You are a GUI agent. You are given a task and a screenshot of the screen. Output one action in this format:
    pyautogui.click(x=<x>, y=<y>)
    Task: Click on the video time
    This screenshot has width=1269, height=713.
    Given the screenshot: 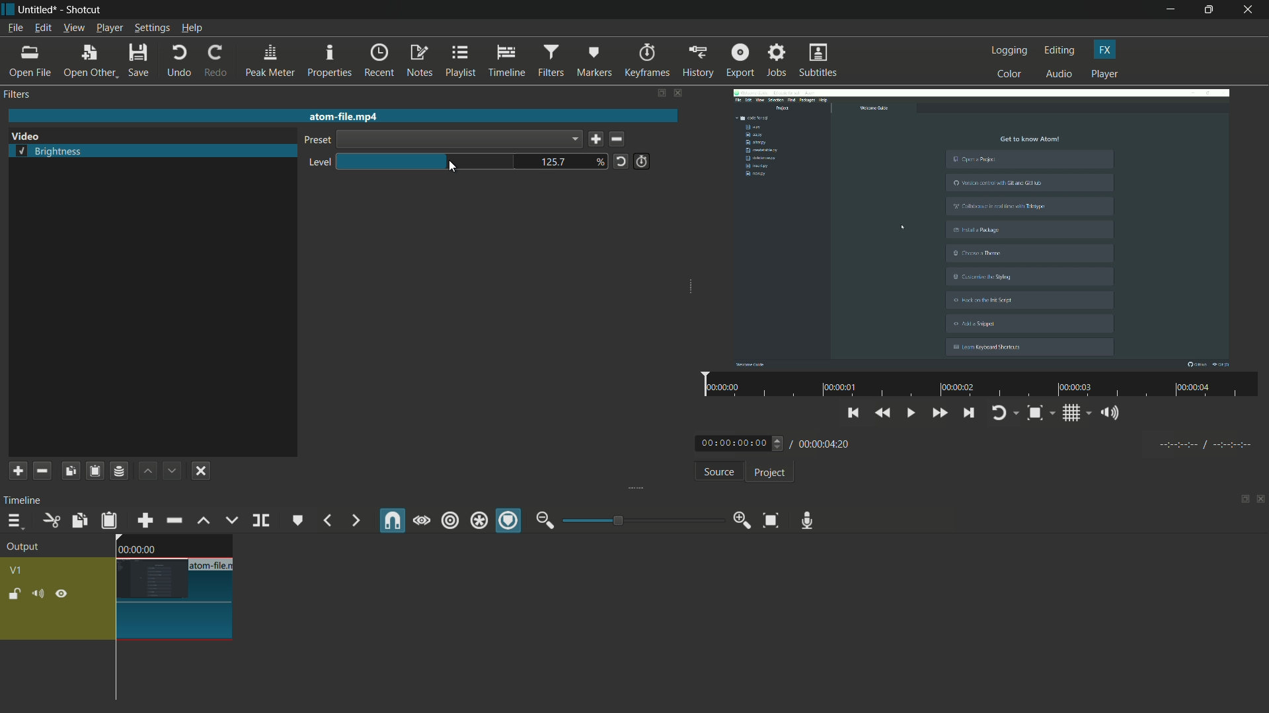 What is the action you would take?
    pyautogui.click(x=978, y=386)
    